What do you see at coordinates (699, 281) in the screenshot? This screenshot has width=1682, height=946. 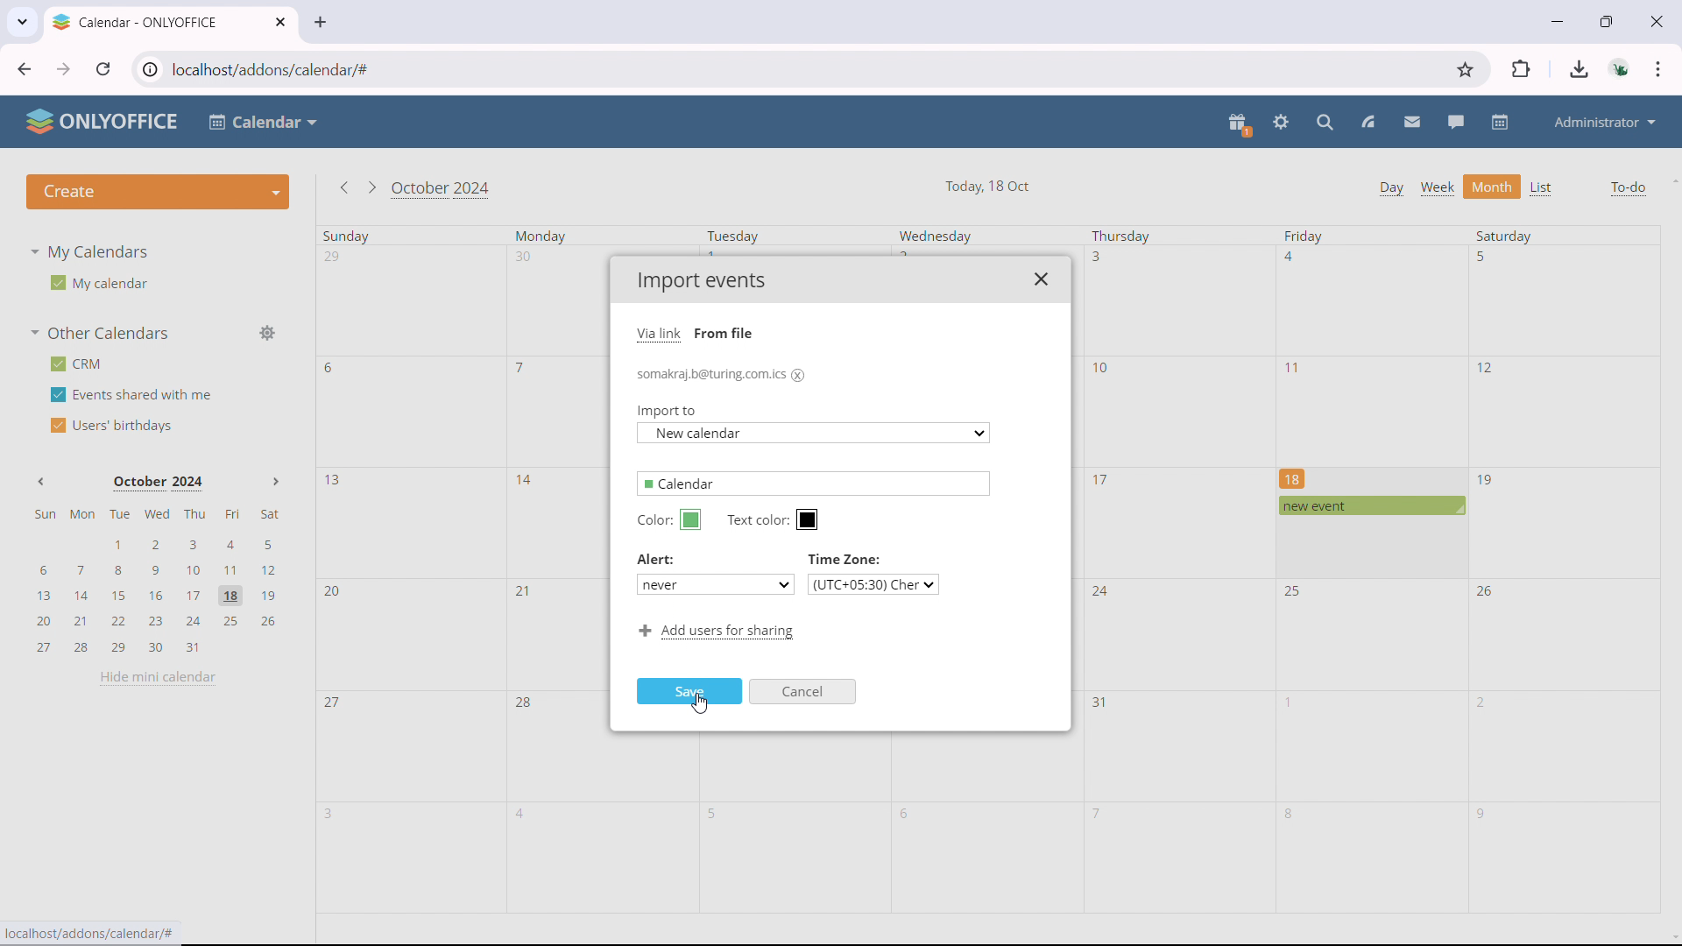 I see `Import events` at bounding box center [699, 281].